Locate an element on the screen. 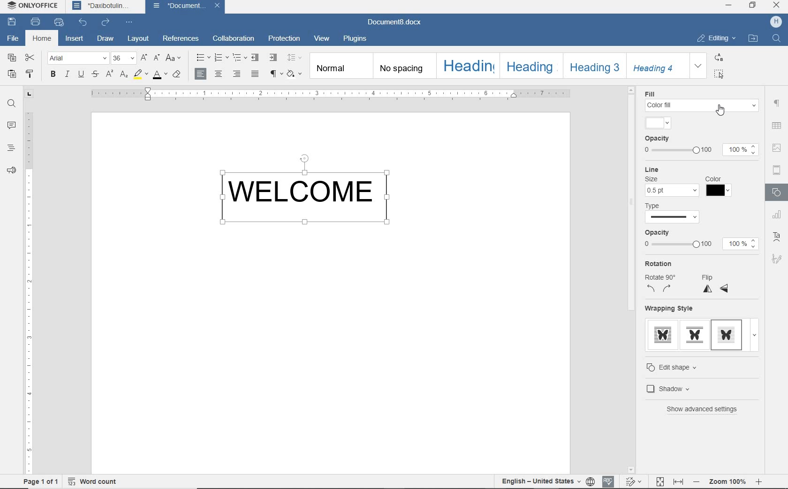 The image size is (788, 489). BOLD is located at coordinates (53, 74).